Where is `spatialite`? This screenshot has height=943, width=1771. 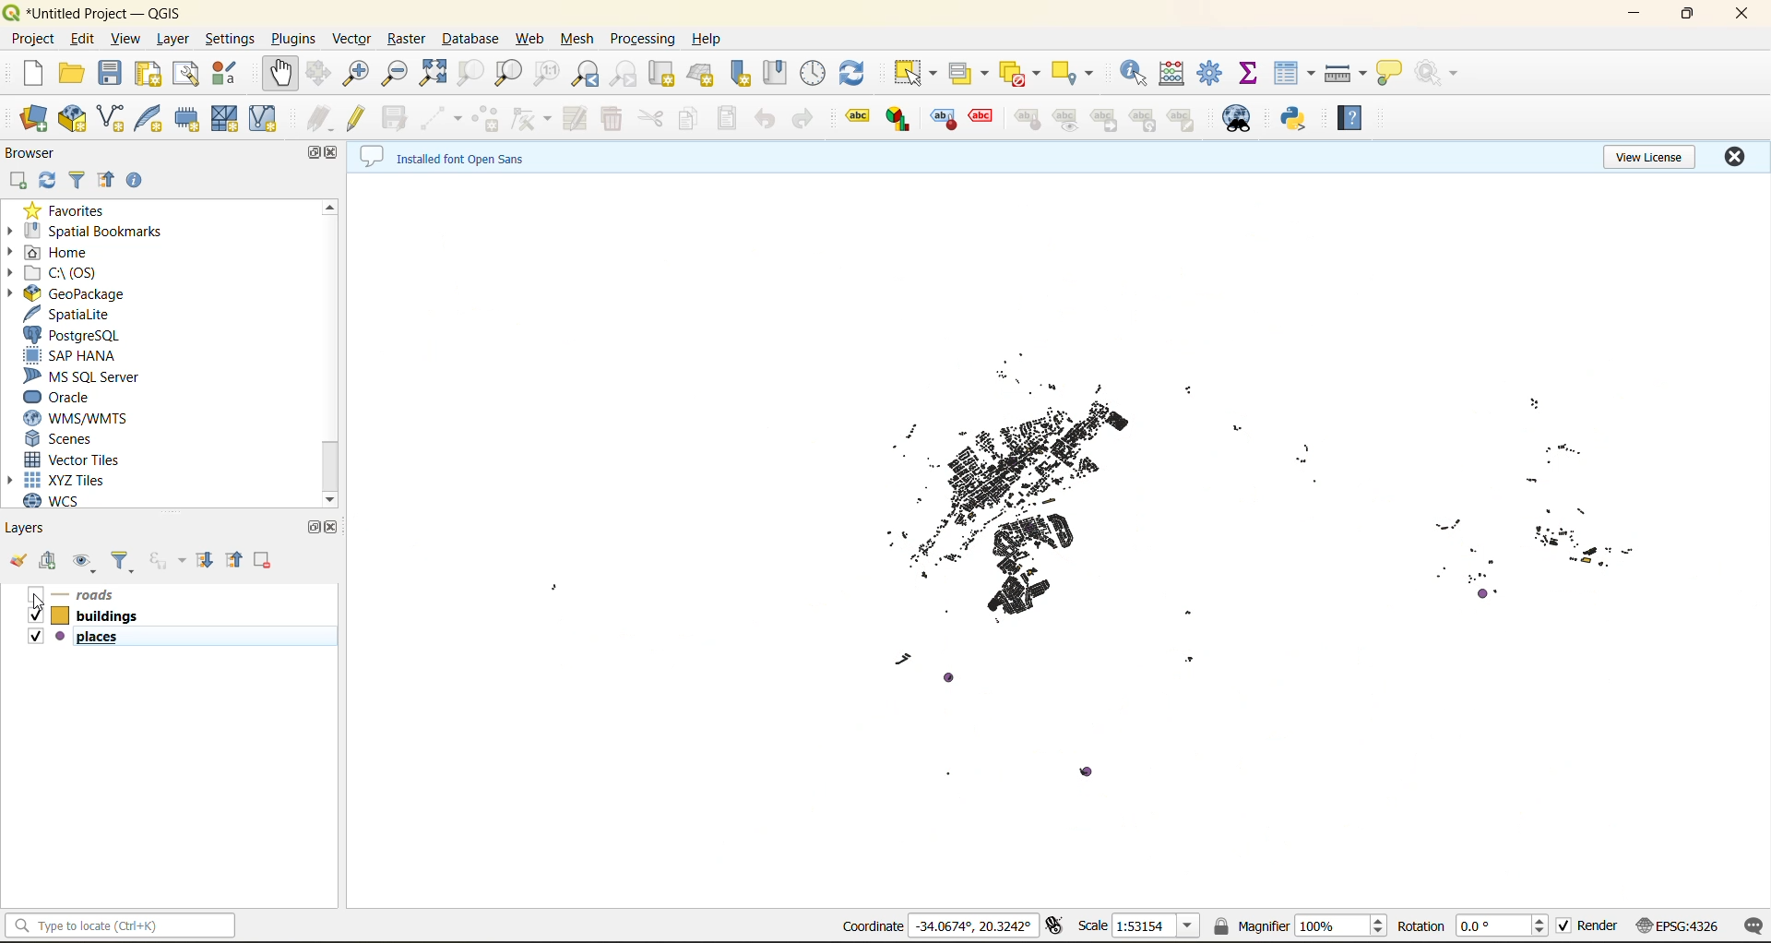 spatialite is located at coordinates (73, 314).